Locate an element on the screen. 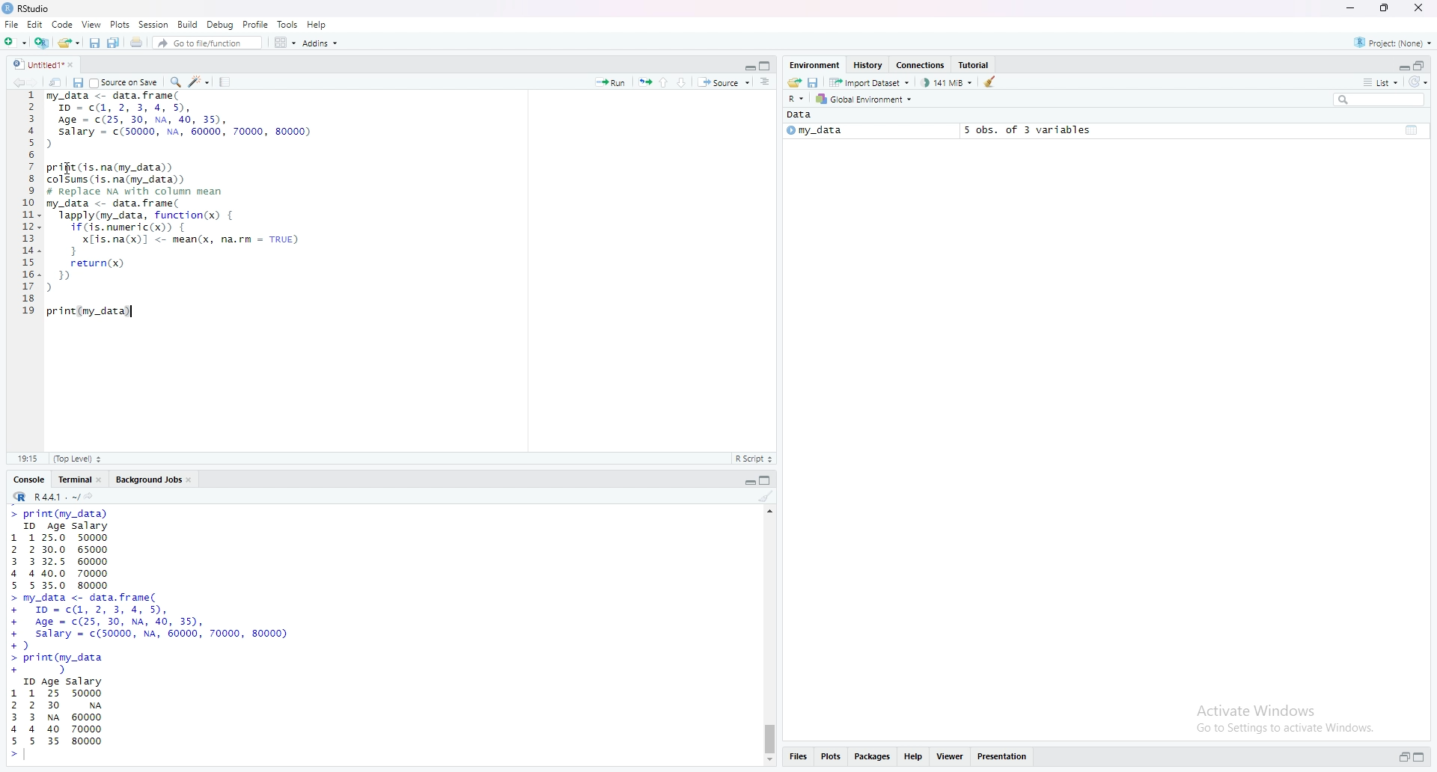 This screenshot has width=1437, height=772. R Script  is located at coordinates (753, 459).